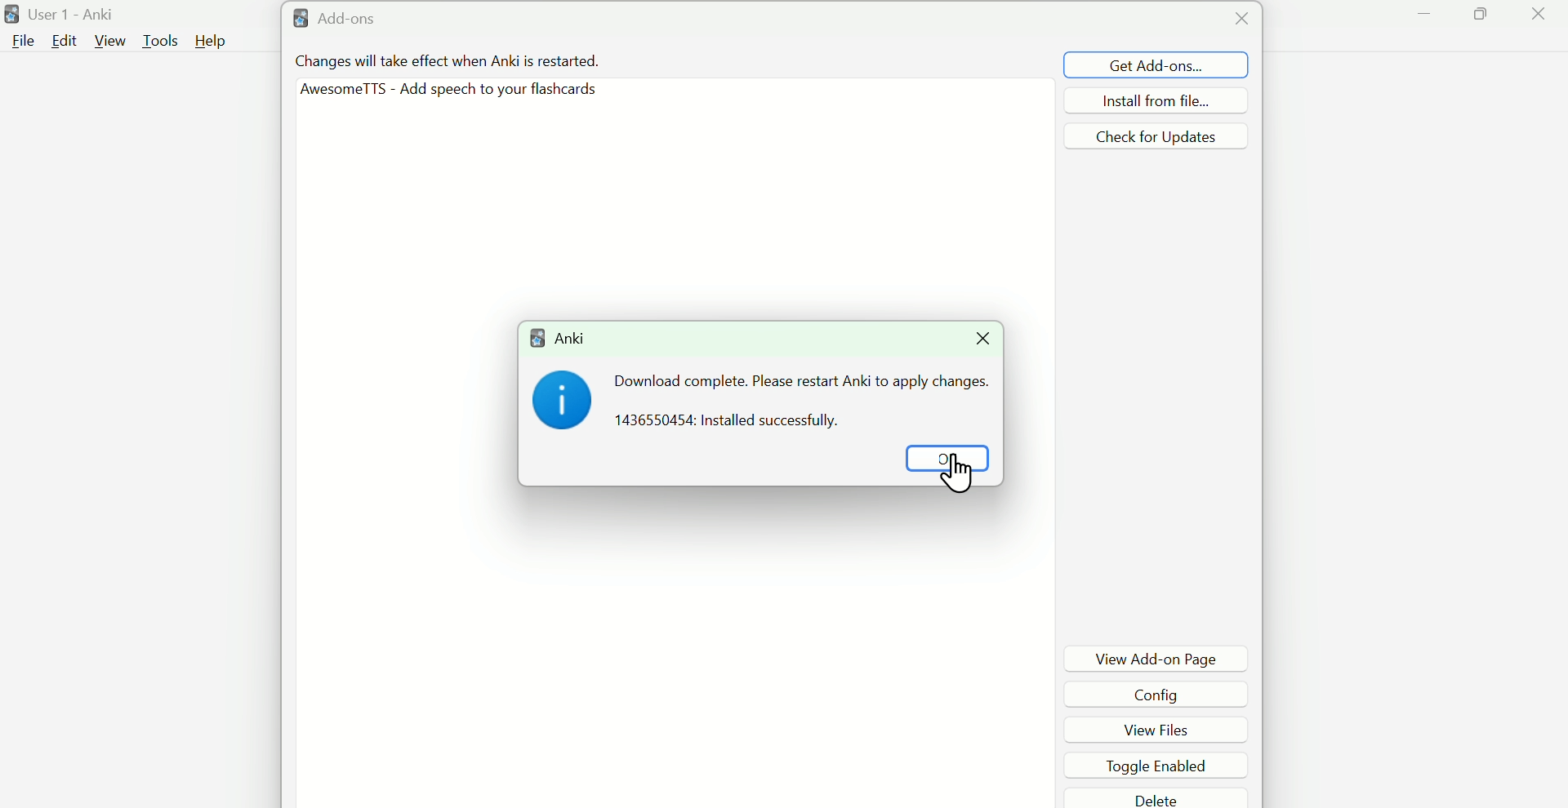  Describe the element at coordinates (110, 41) in the screenshot. I see `View` at that location.